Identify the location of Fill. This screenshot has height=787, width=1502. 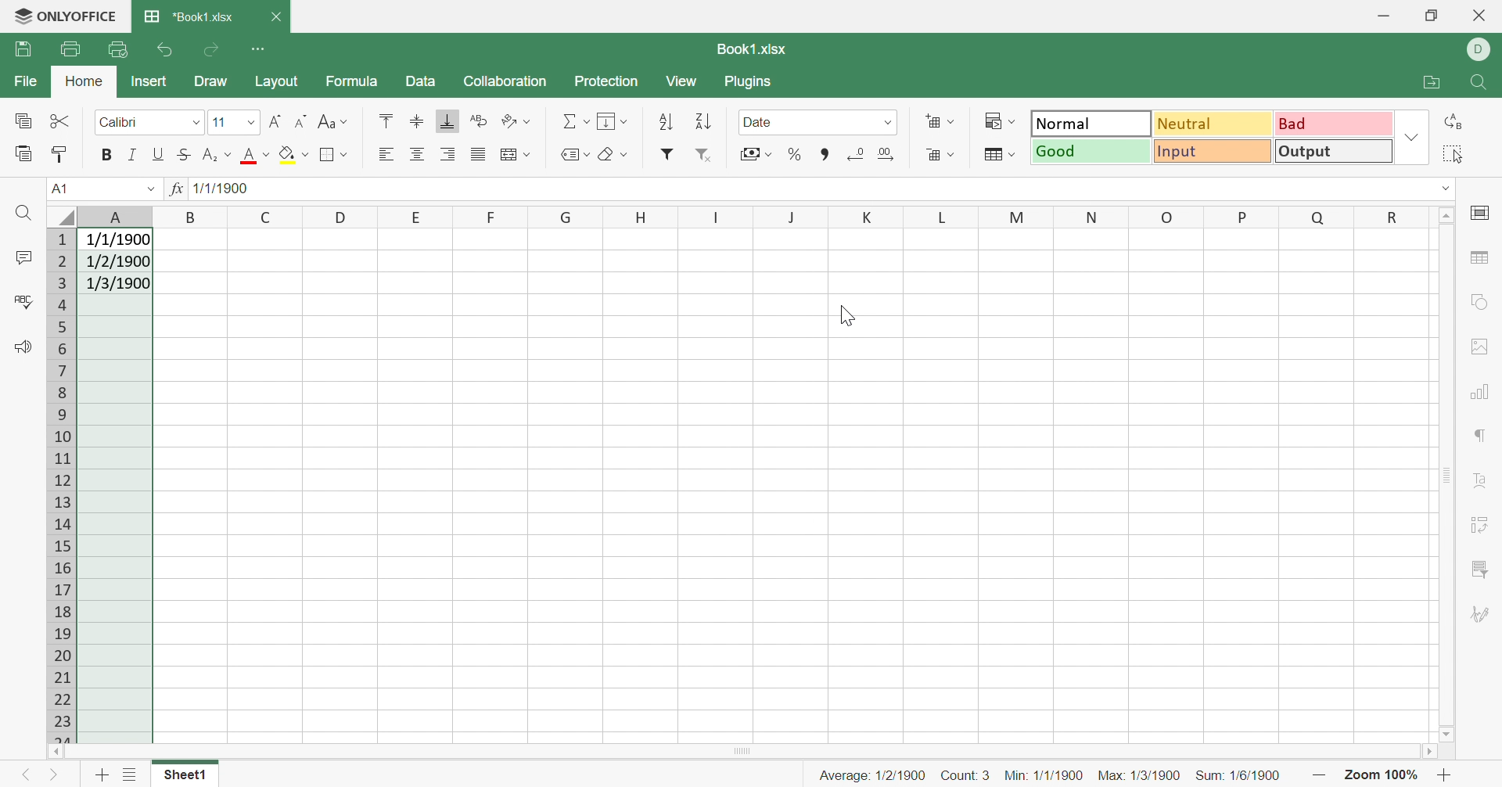
(611, 120).